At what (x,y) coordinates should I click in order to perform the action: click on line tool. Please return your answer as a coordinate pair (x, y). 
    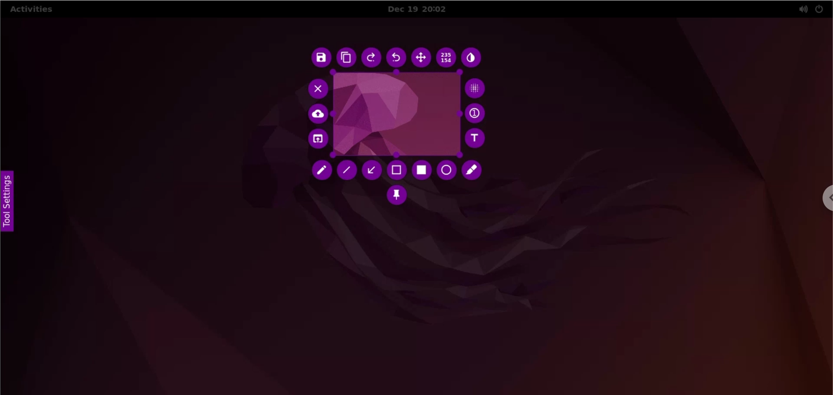
    Looking at the image, I should click on (347, 171).